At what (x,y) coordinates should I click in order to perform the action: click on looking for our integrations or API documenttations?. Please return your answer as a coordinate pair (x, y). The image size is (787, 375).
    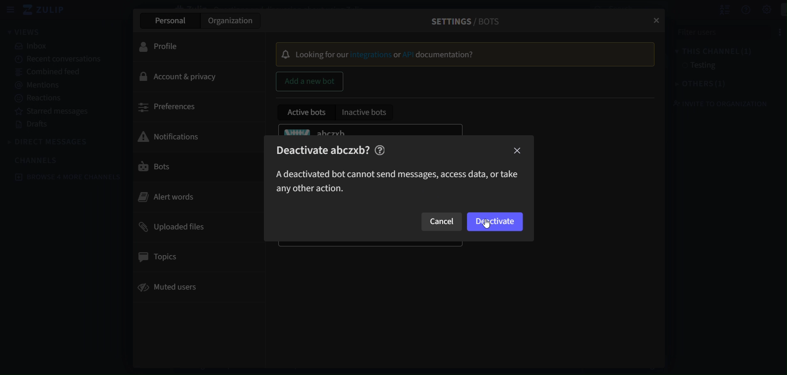
    Looking at the image, I should click on (457, 54).